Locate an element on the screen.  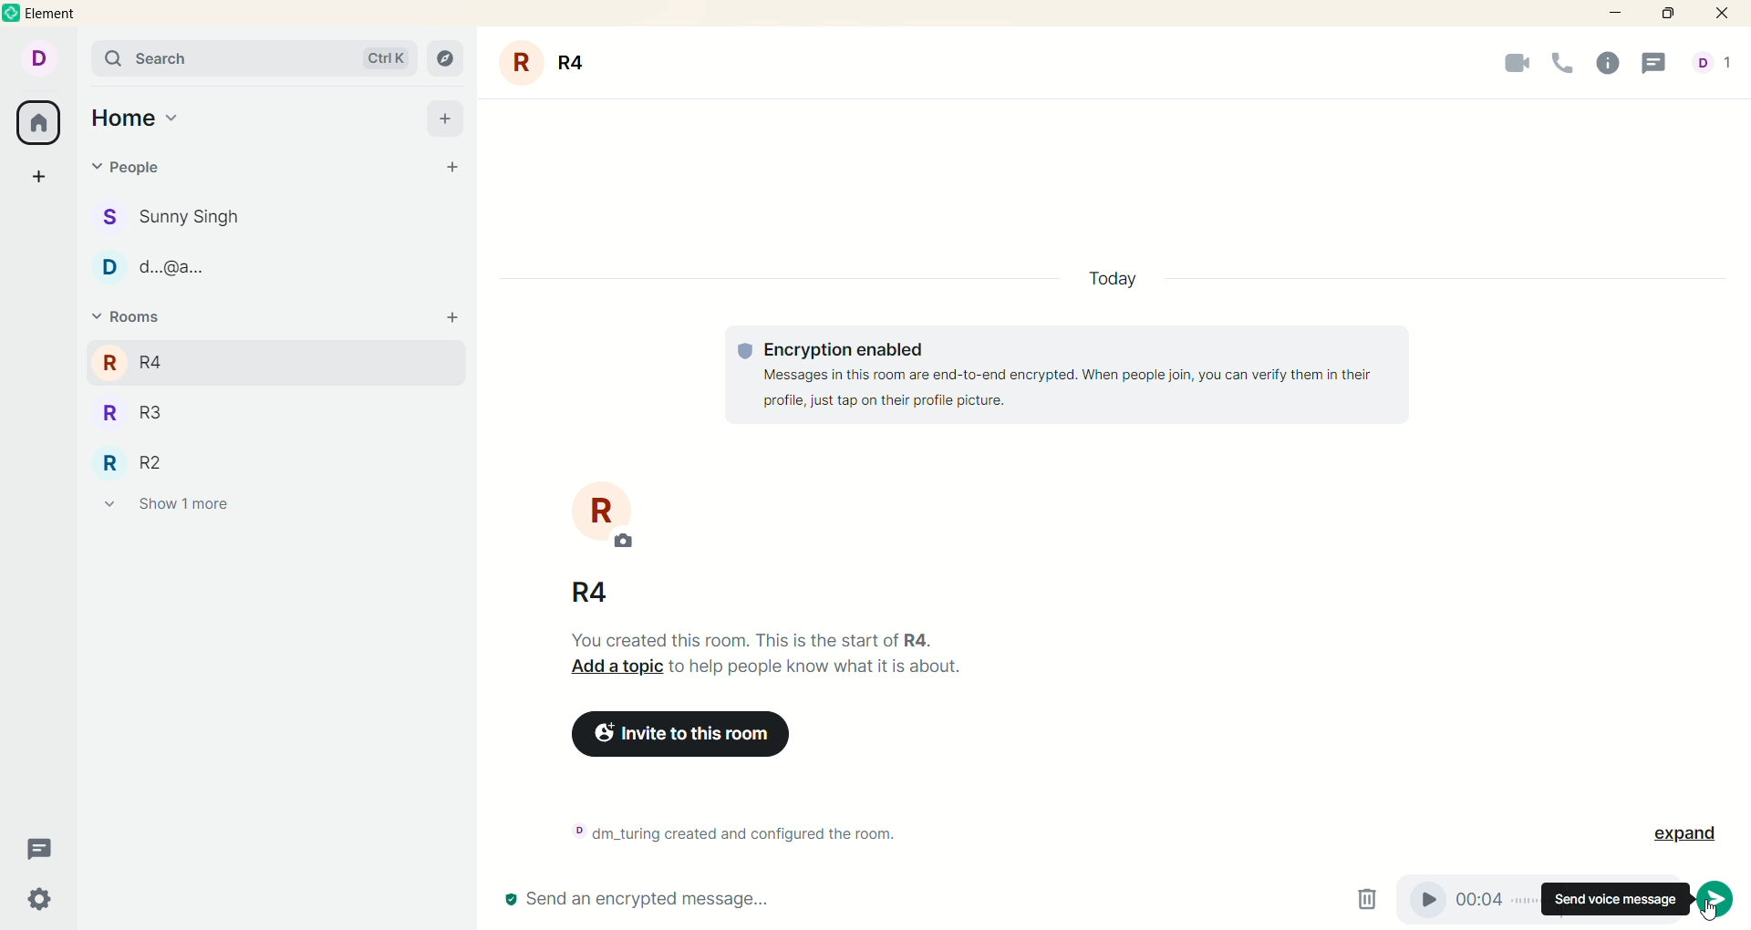
send voice message is located at coordinates (1616, 902).